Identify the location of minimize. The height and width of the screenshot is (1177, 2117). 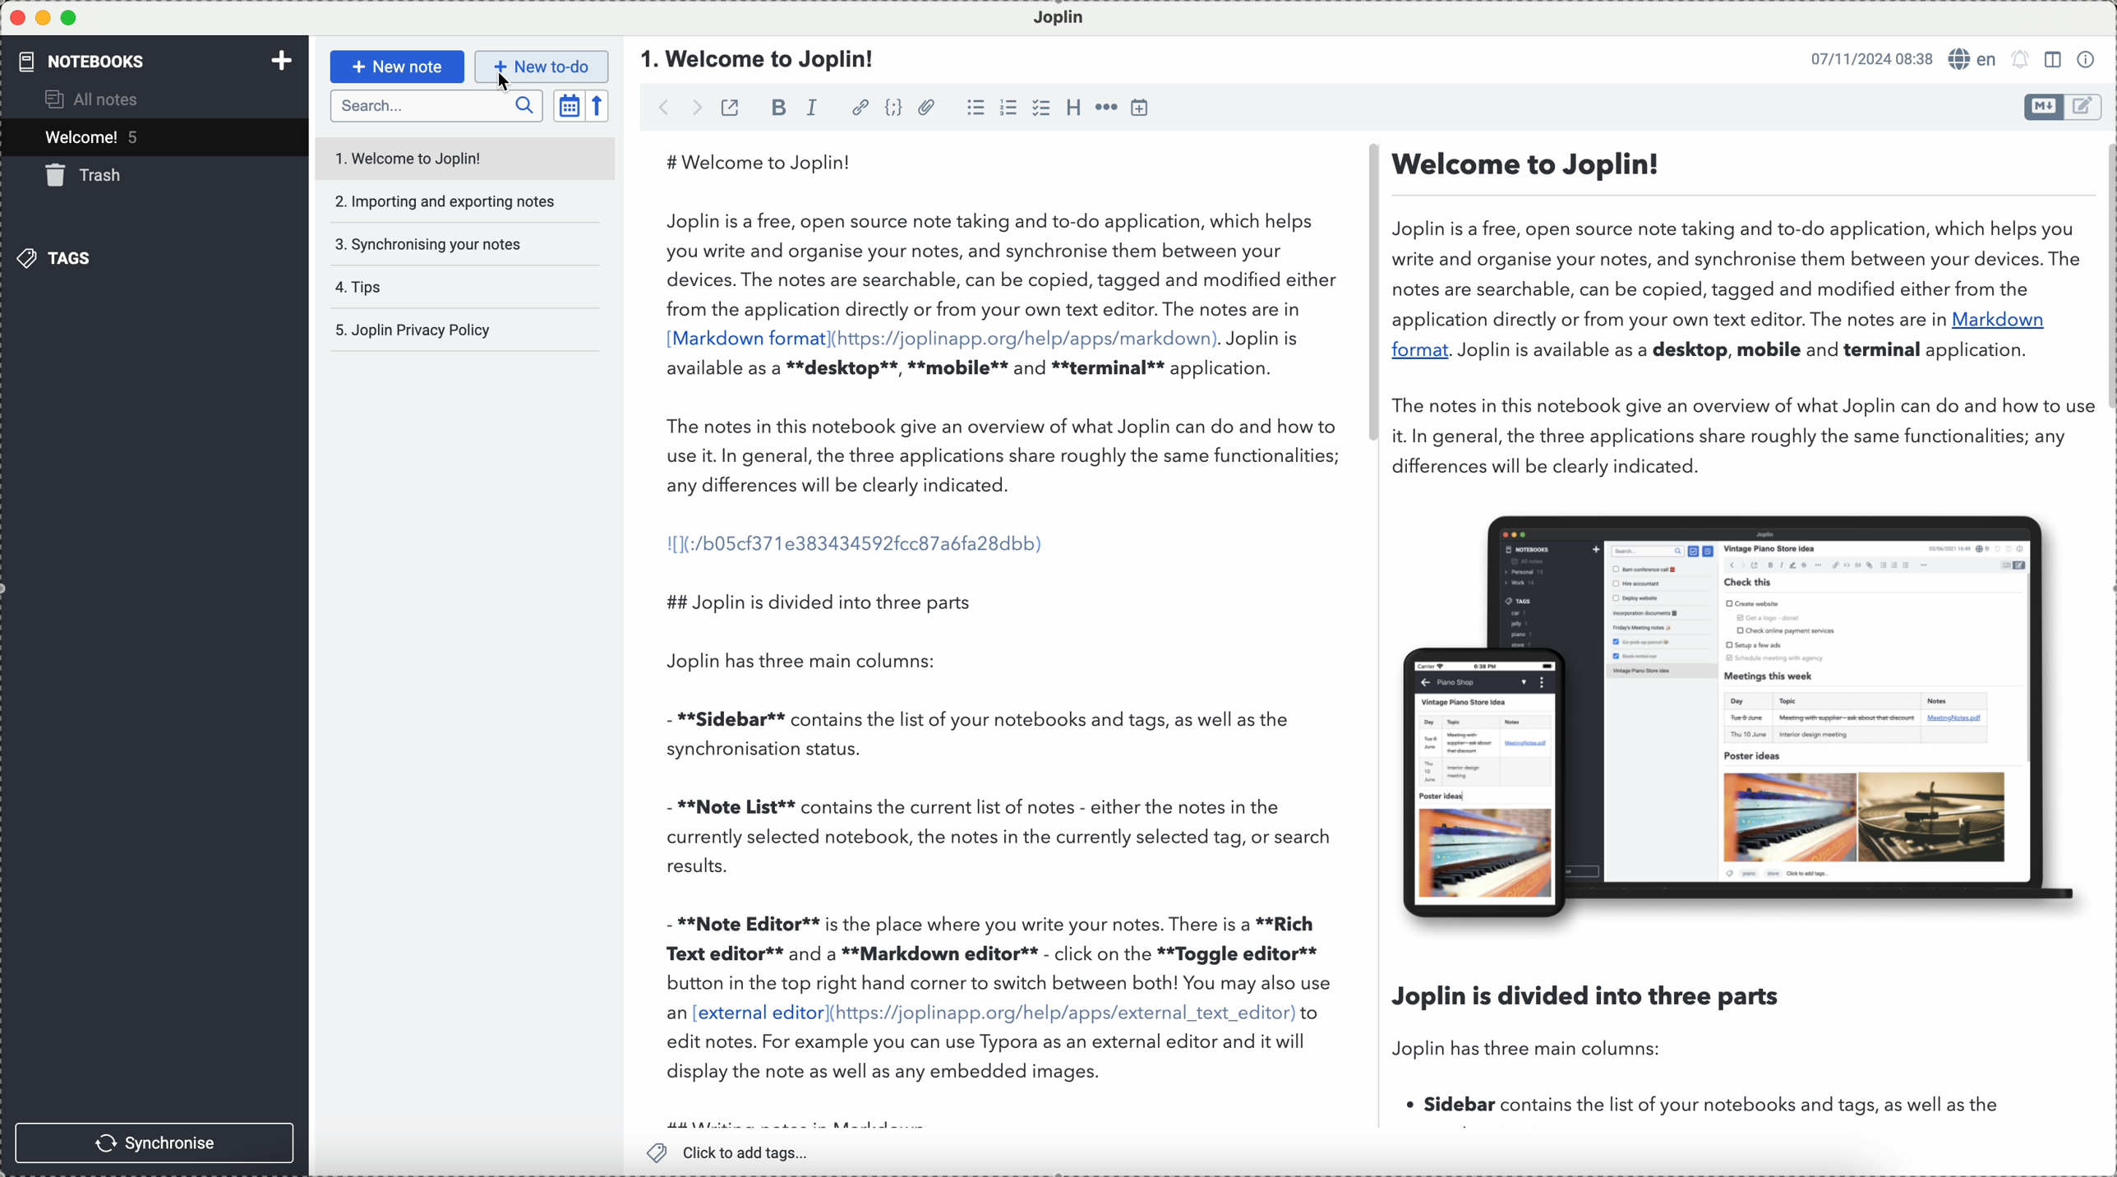
(44, 17).